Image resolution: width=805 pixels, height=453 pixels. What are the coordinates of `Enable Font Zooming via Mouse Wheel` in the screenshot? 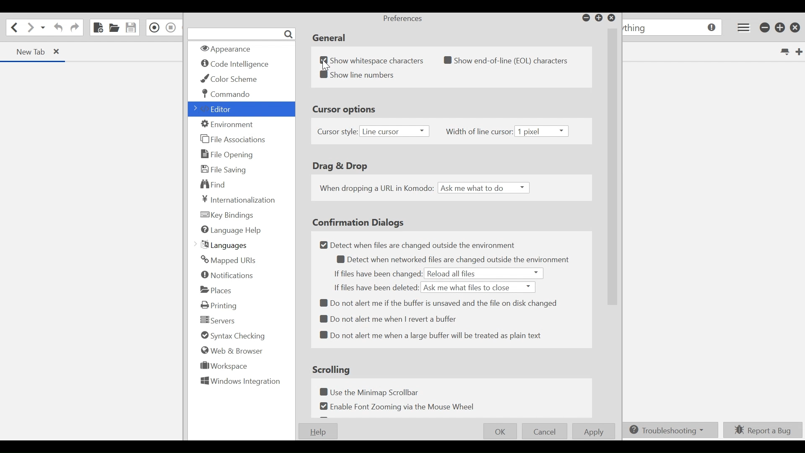 It's located at (396, 406).